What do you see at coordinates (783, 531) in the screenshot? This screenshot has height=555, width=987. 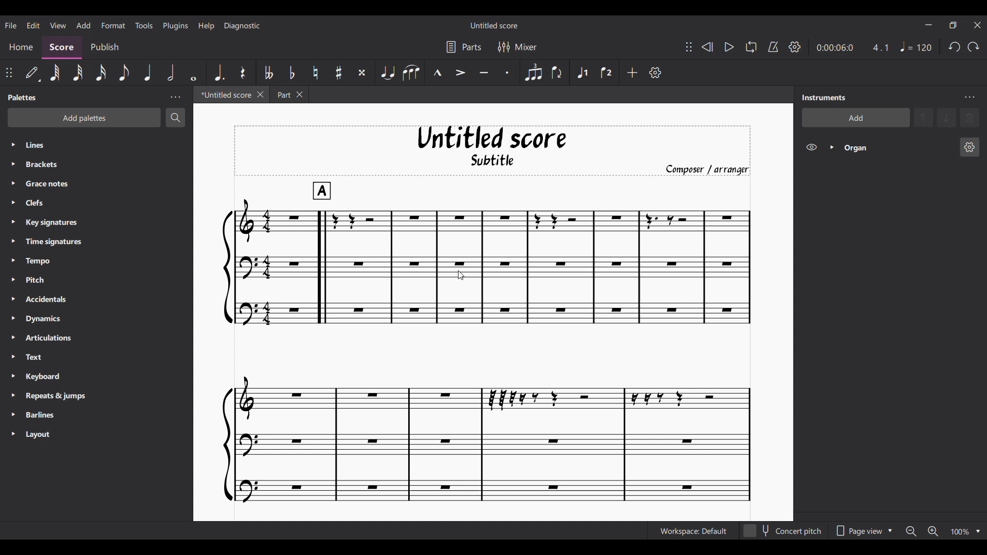 I see `Toggle for Concert pitch` at bounding box center [783, 531].